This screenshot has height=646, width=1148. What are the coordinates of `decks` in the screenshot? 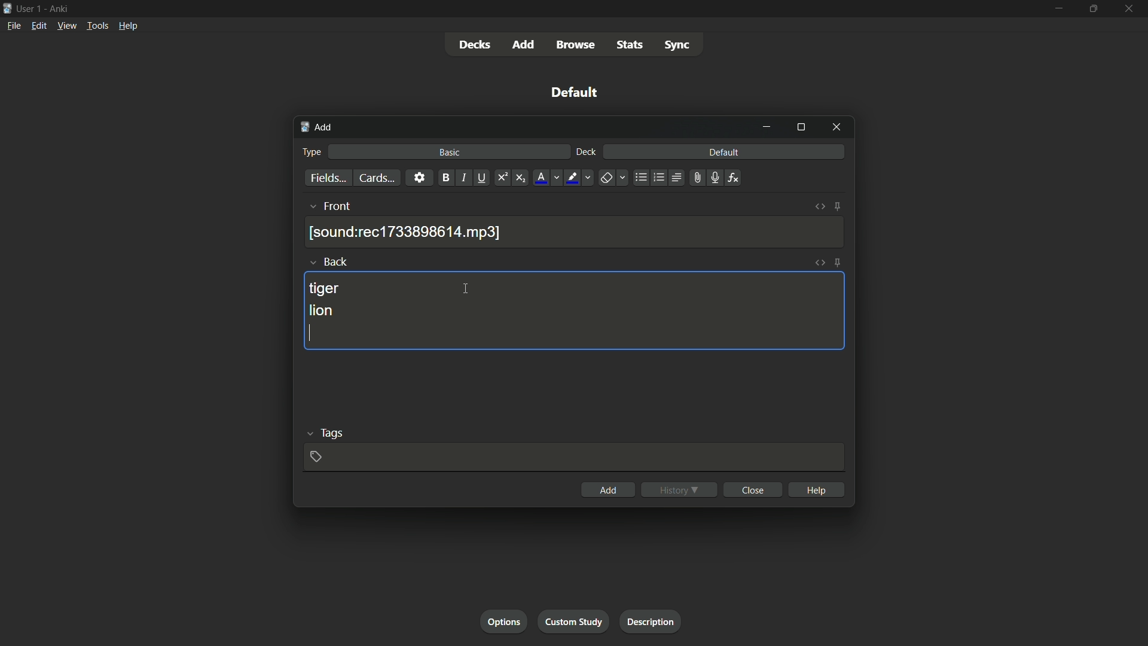 It's located at (475, 45).